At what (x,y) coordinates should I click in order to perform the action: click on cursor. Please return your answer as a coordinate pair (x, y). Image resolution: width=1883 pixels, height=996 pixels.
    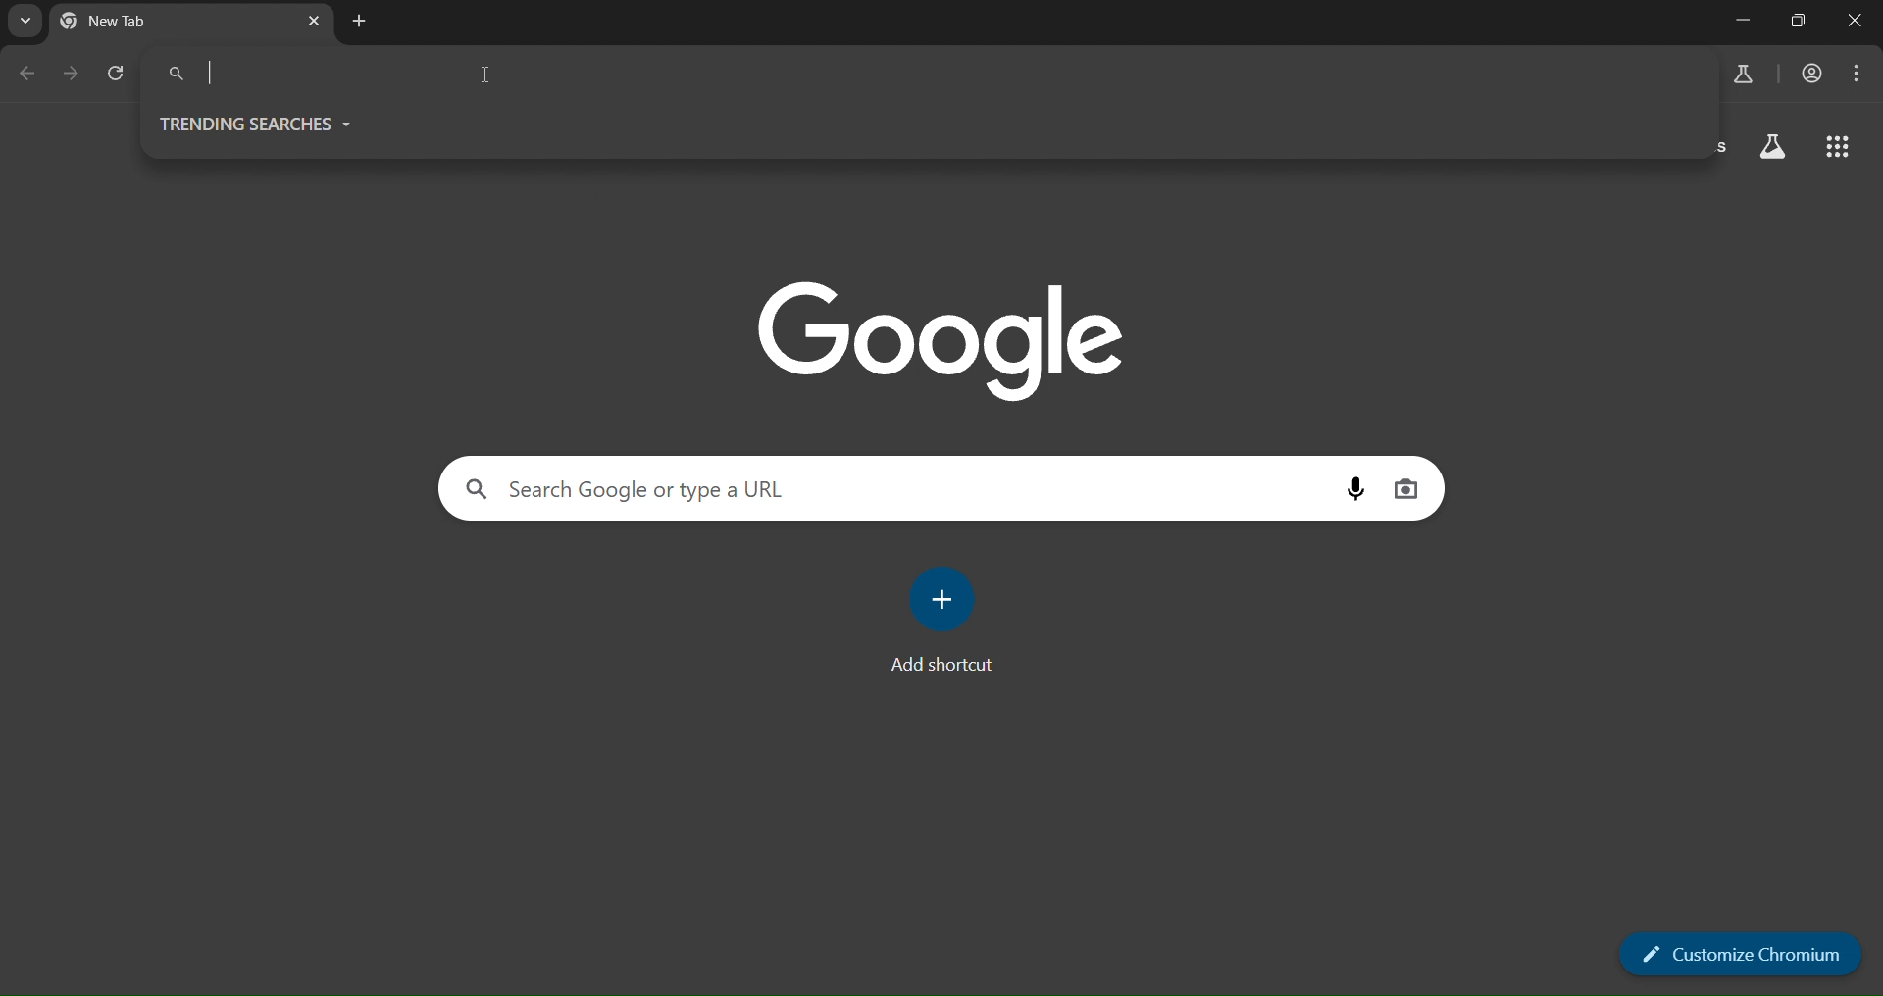
    Looking at the image, I should click on (486, 74).